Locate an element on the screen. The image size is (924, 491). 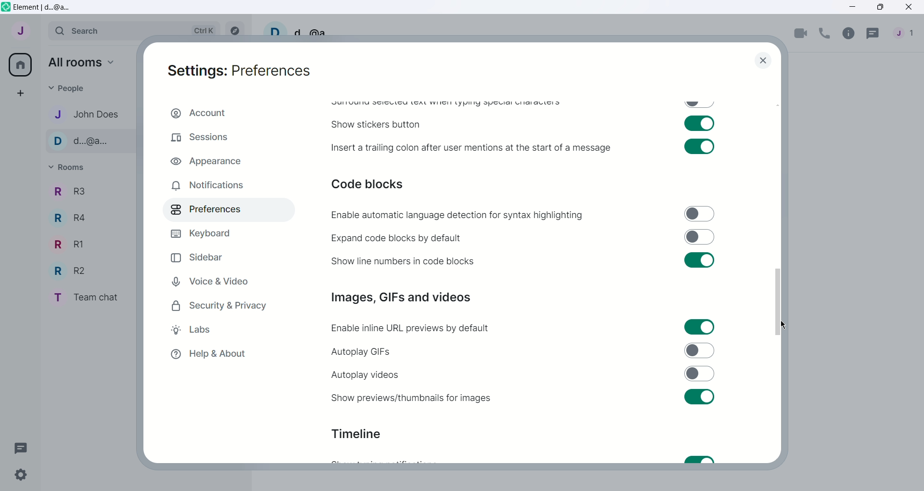
Show stickers button is located at coordinates (375, 125).